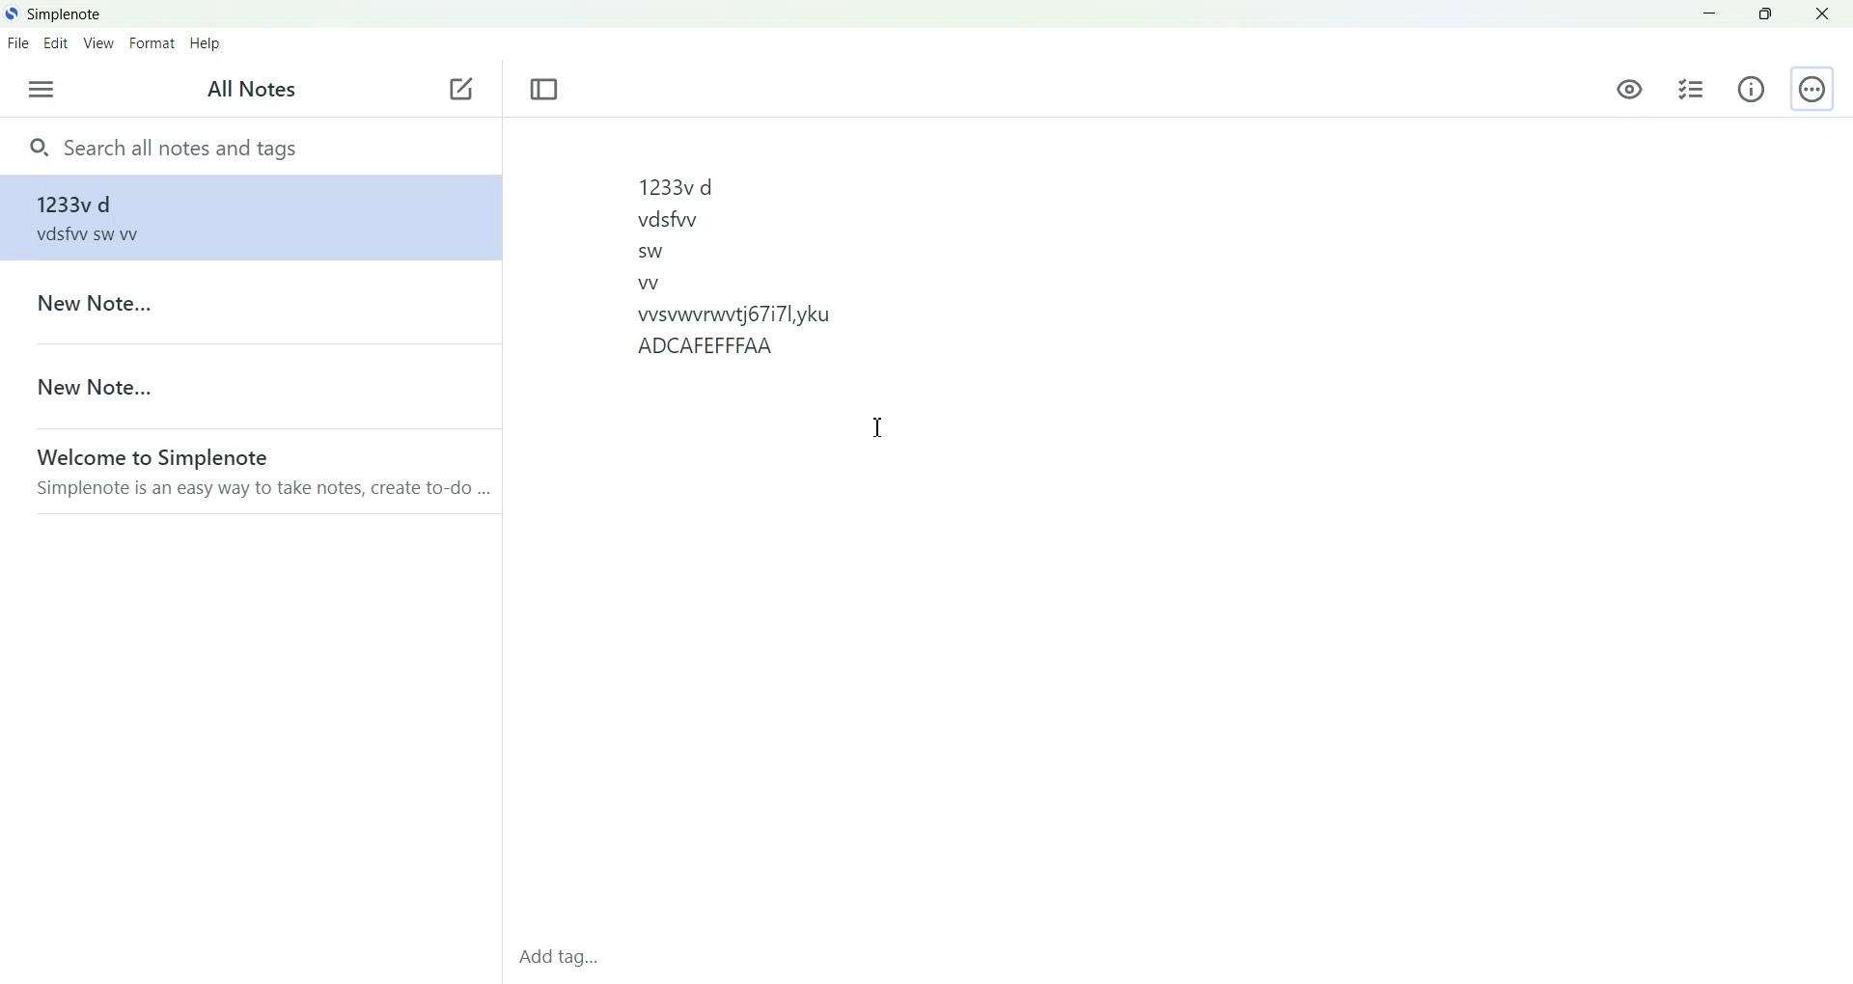  I want to click on Text Cursor, so click(878, 425).